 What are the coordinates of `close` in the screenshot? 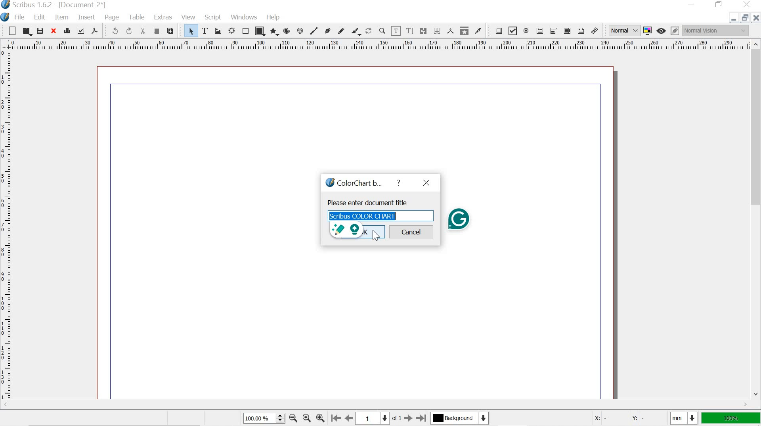 It's located at (426, 183).